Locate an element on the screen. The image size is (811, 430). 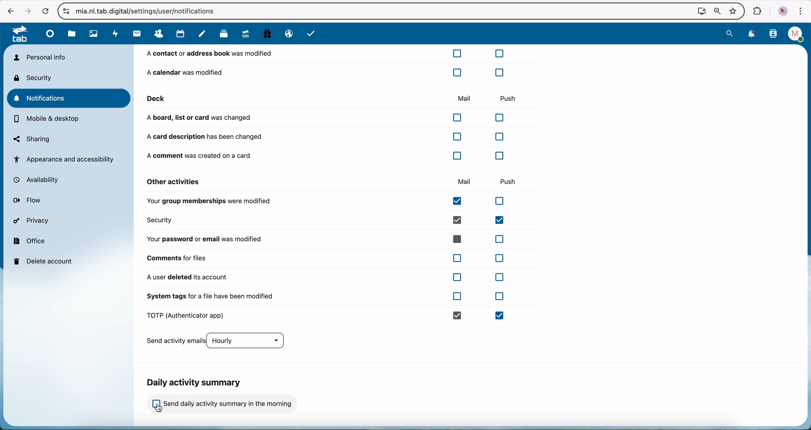
privacy is located at coordinates (33, 222).